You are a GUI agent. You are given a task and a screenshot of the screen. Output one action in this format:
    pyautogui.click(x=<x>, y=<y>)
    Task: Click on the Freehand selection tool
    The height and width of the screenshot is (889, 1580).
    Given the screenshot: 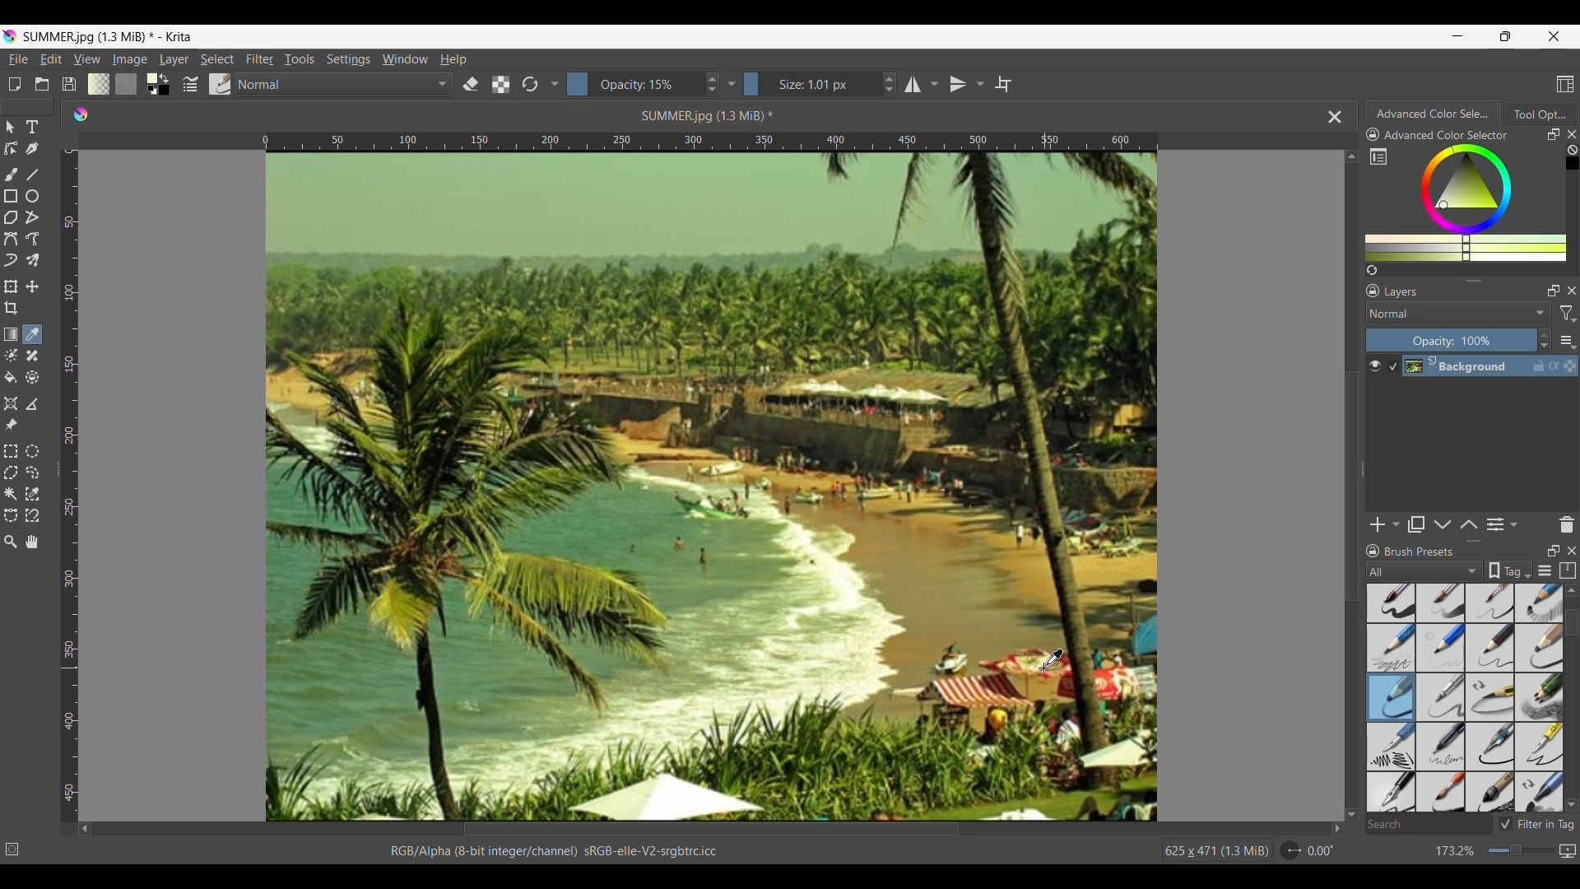 What is the action you would take?
    pyautogui.click(x=34, y=472)
    